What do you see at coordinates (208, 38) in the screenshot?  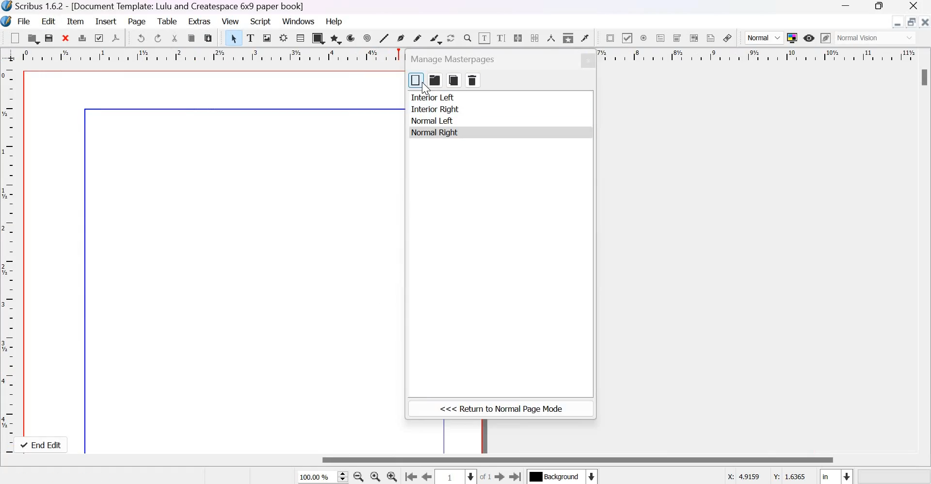 I see `paste` at bounding box center [208, 38].